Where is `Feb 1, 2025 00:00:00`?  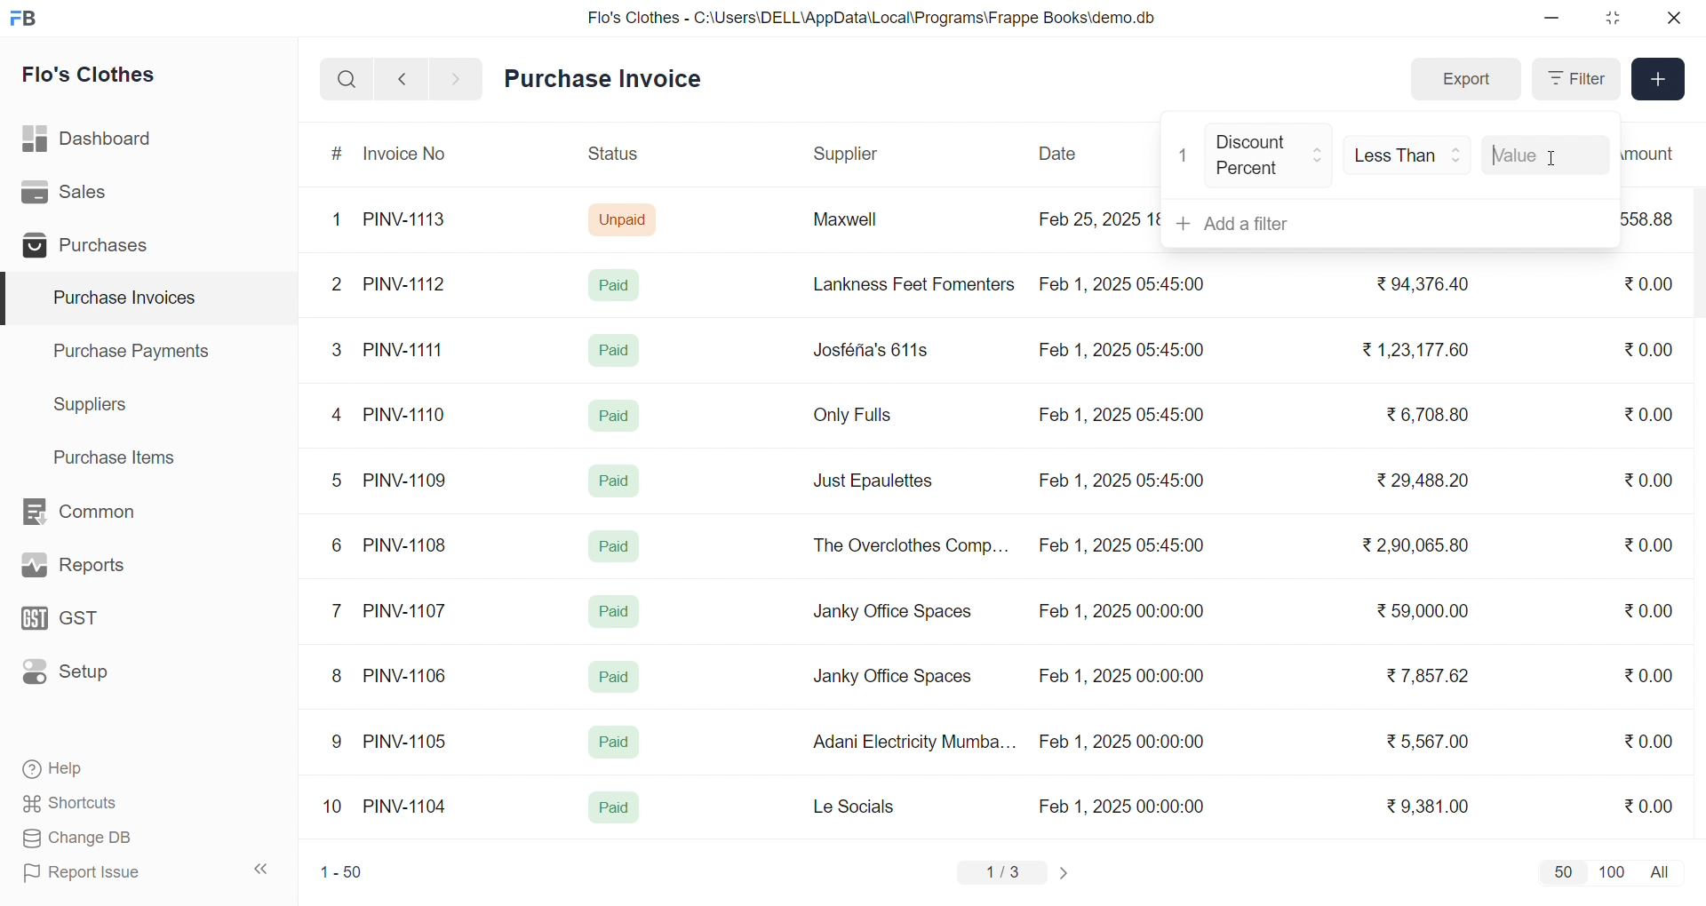
Feb 1, 2025 00:00:00 is located at coordinates (1119, 673).